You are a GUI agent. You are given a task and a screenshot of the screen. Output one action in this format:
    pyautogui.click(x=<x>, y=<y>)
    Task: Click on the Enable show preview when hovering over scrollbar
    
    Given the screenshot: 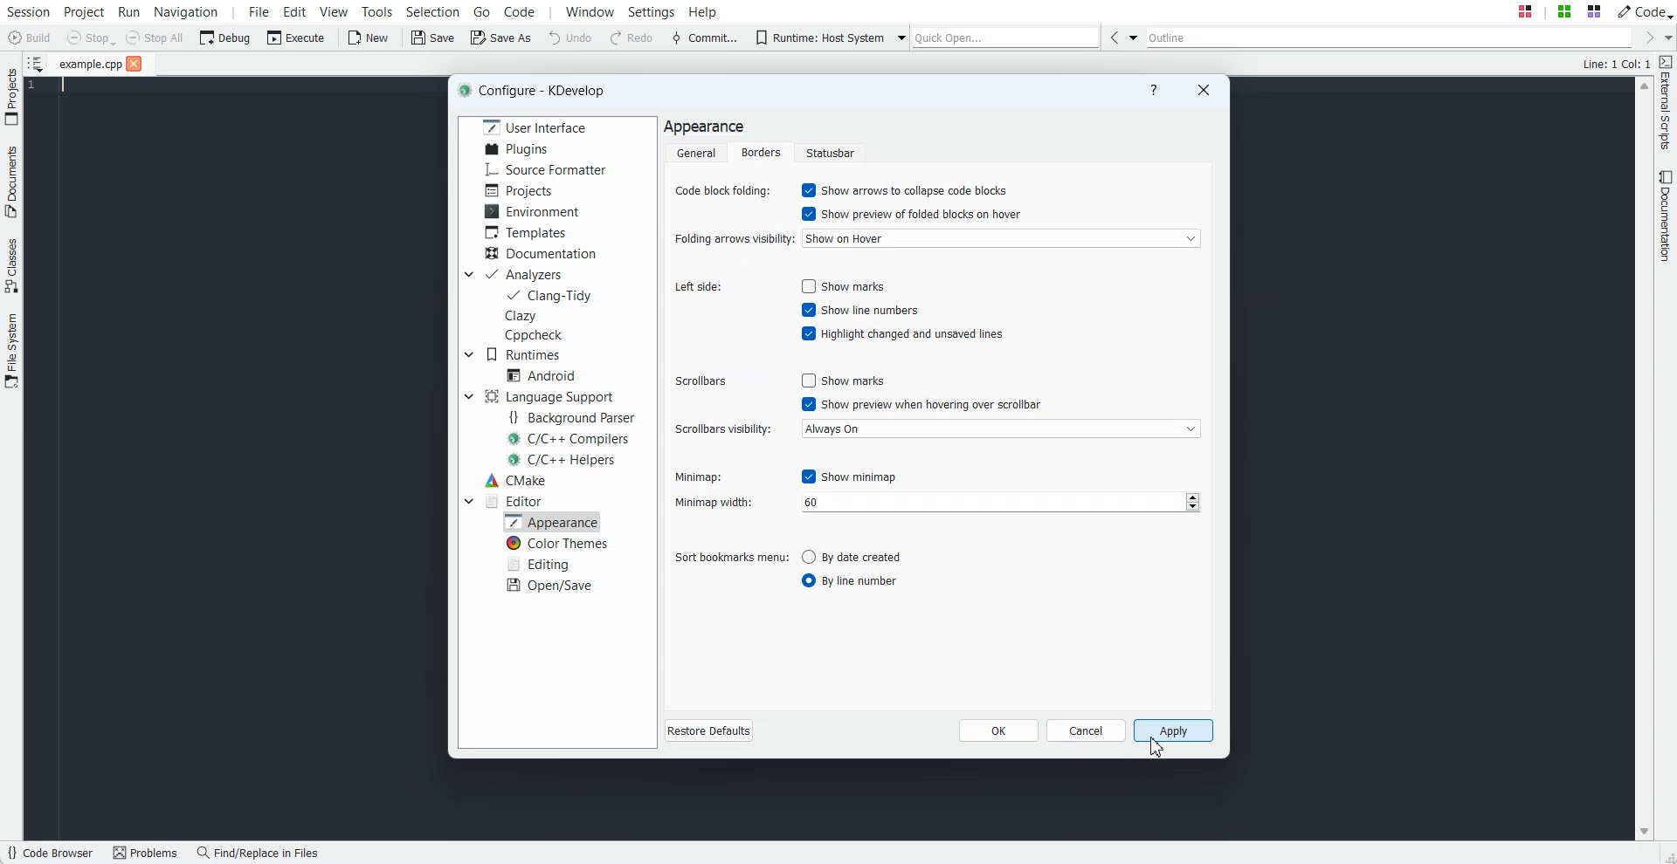 What is the action you would take?
    pyautogui.click(x=923, y=404)
    